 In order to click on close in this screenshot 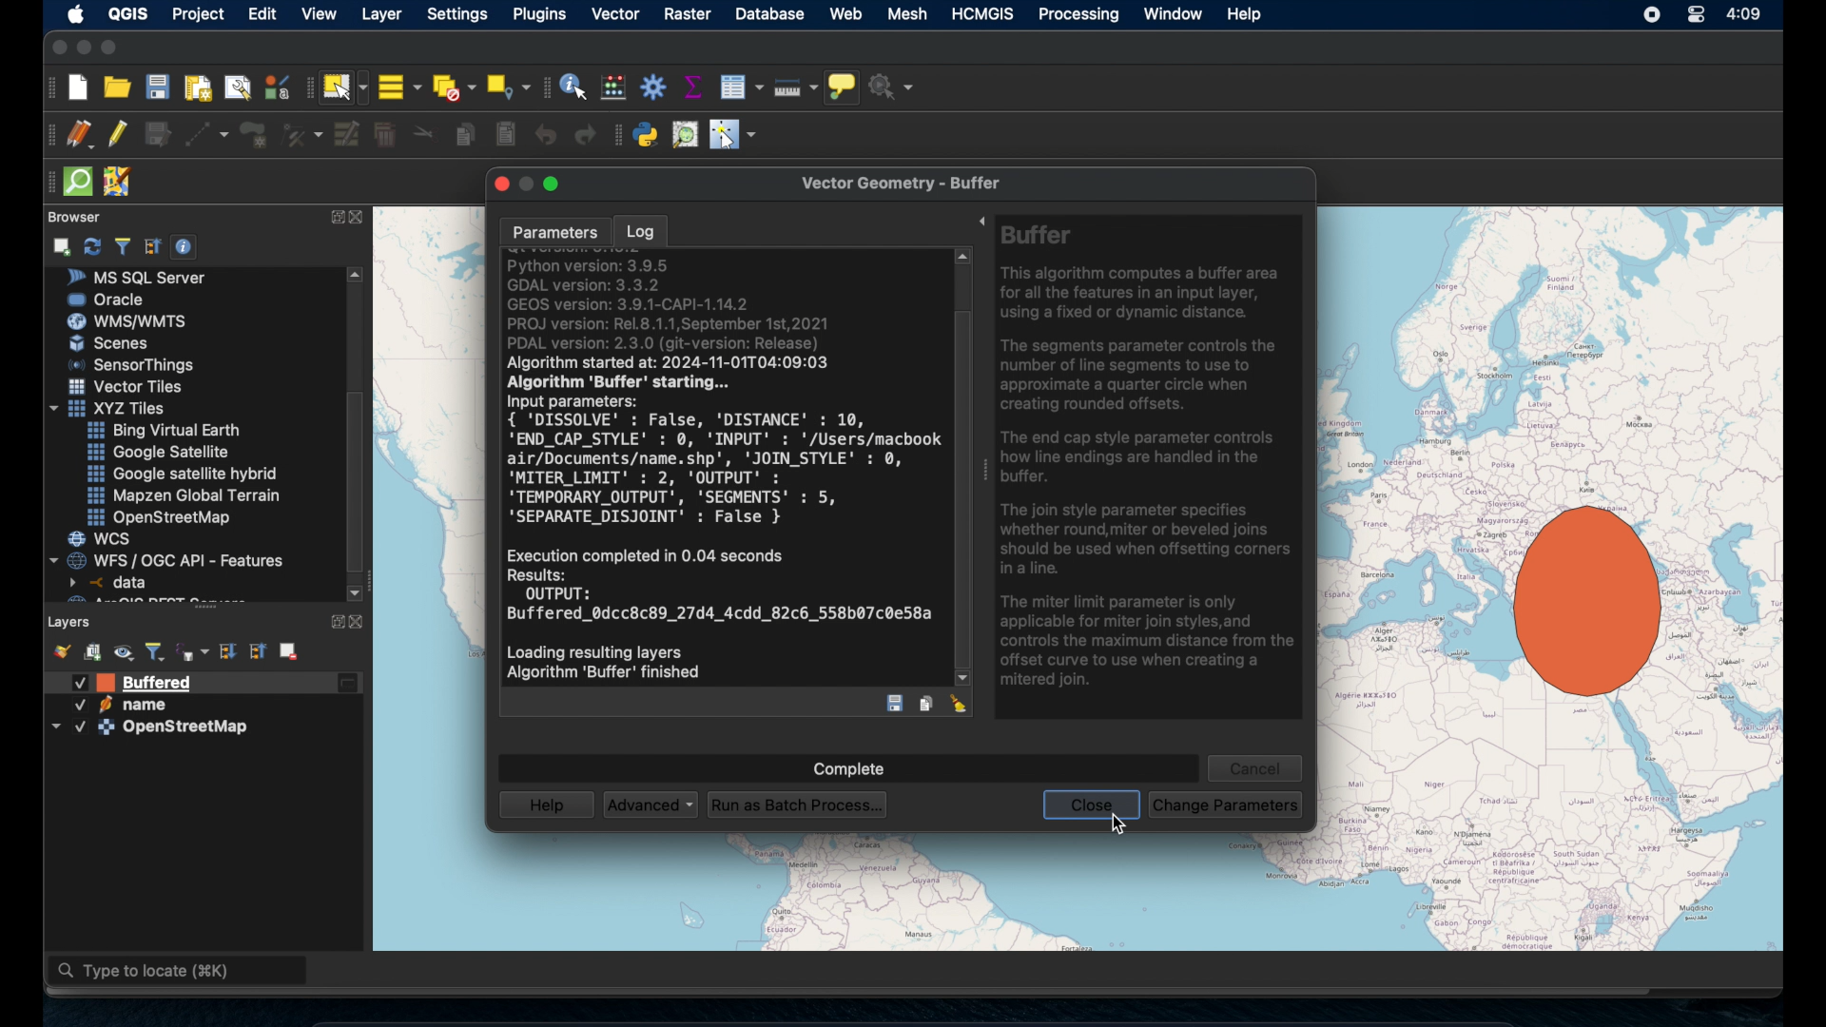, I will do `click(1092, 808)`.